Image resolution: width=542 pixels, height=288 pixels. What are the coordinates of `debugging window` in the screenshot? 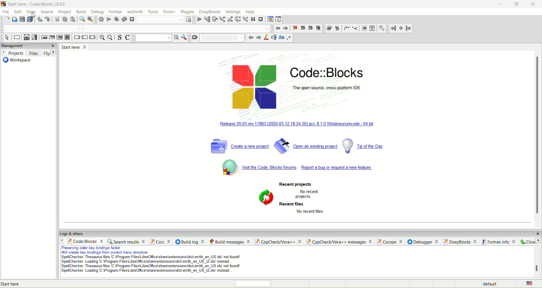 It's located at (270, 19).